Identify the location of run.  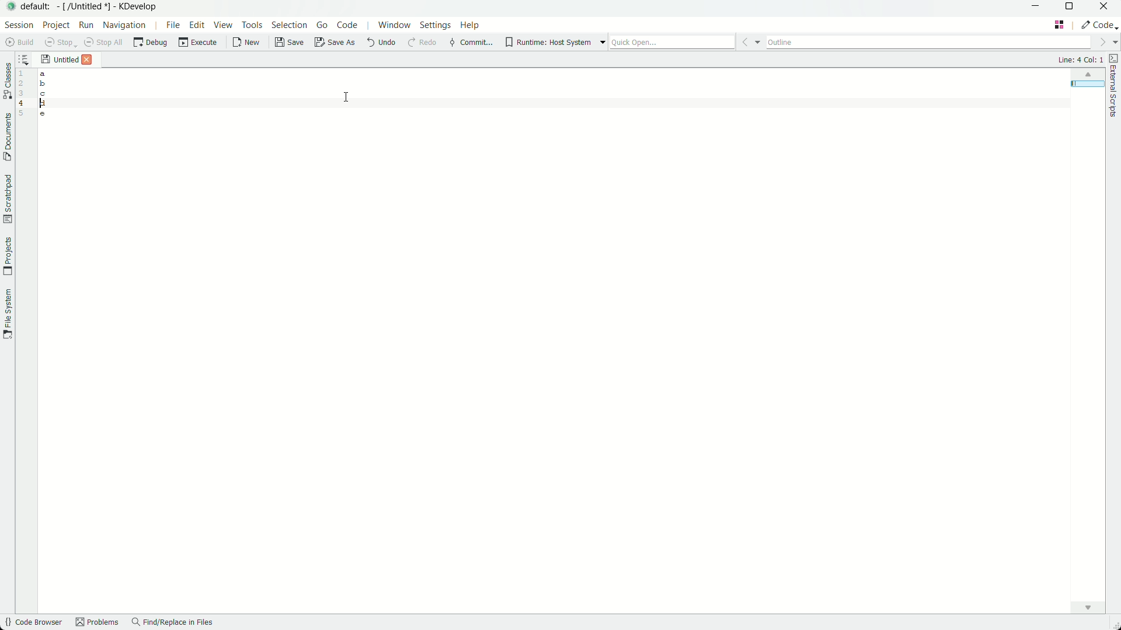
(85, 26).